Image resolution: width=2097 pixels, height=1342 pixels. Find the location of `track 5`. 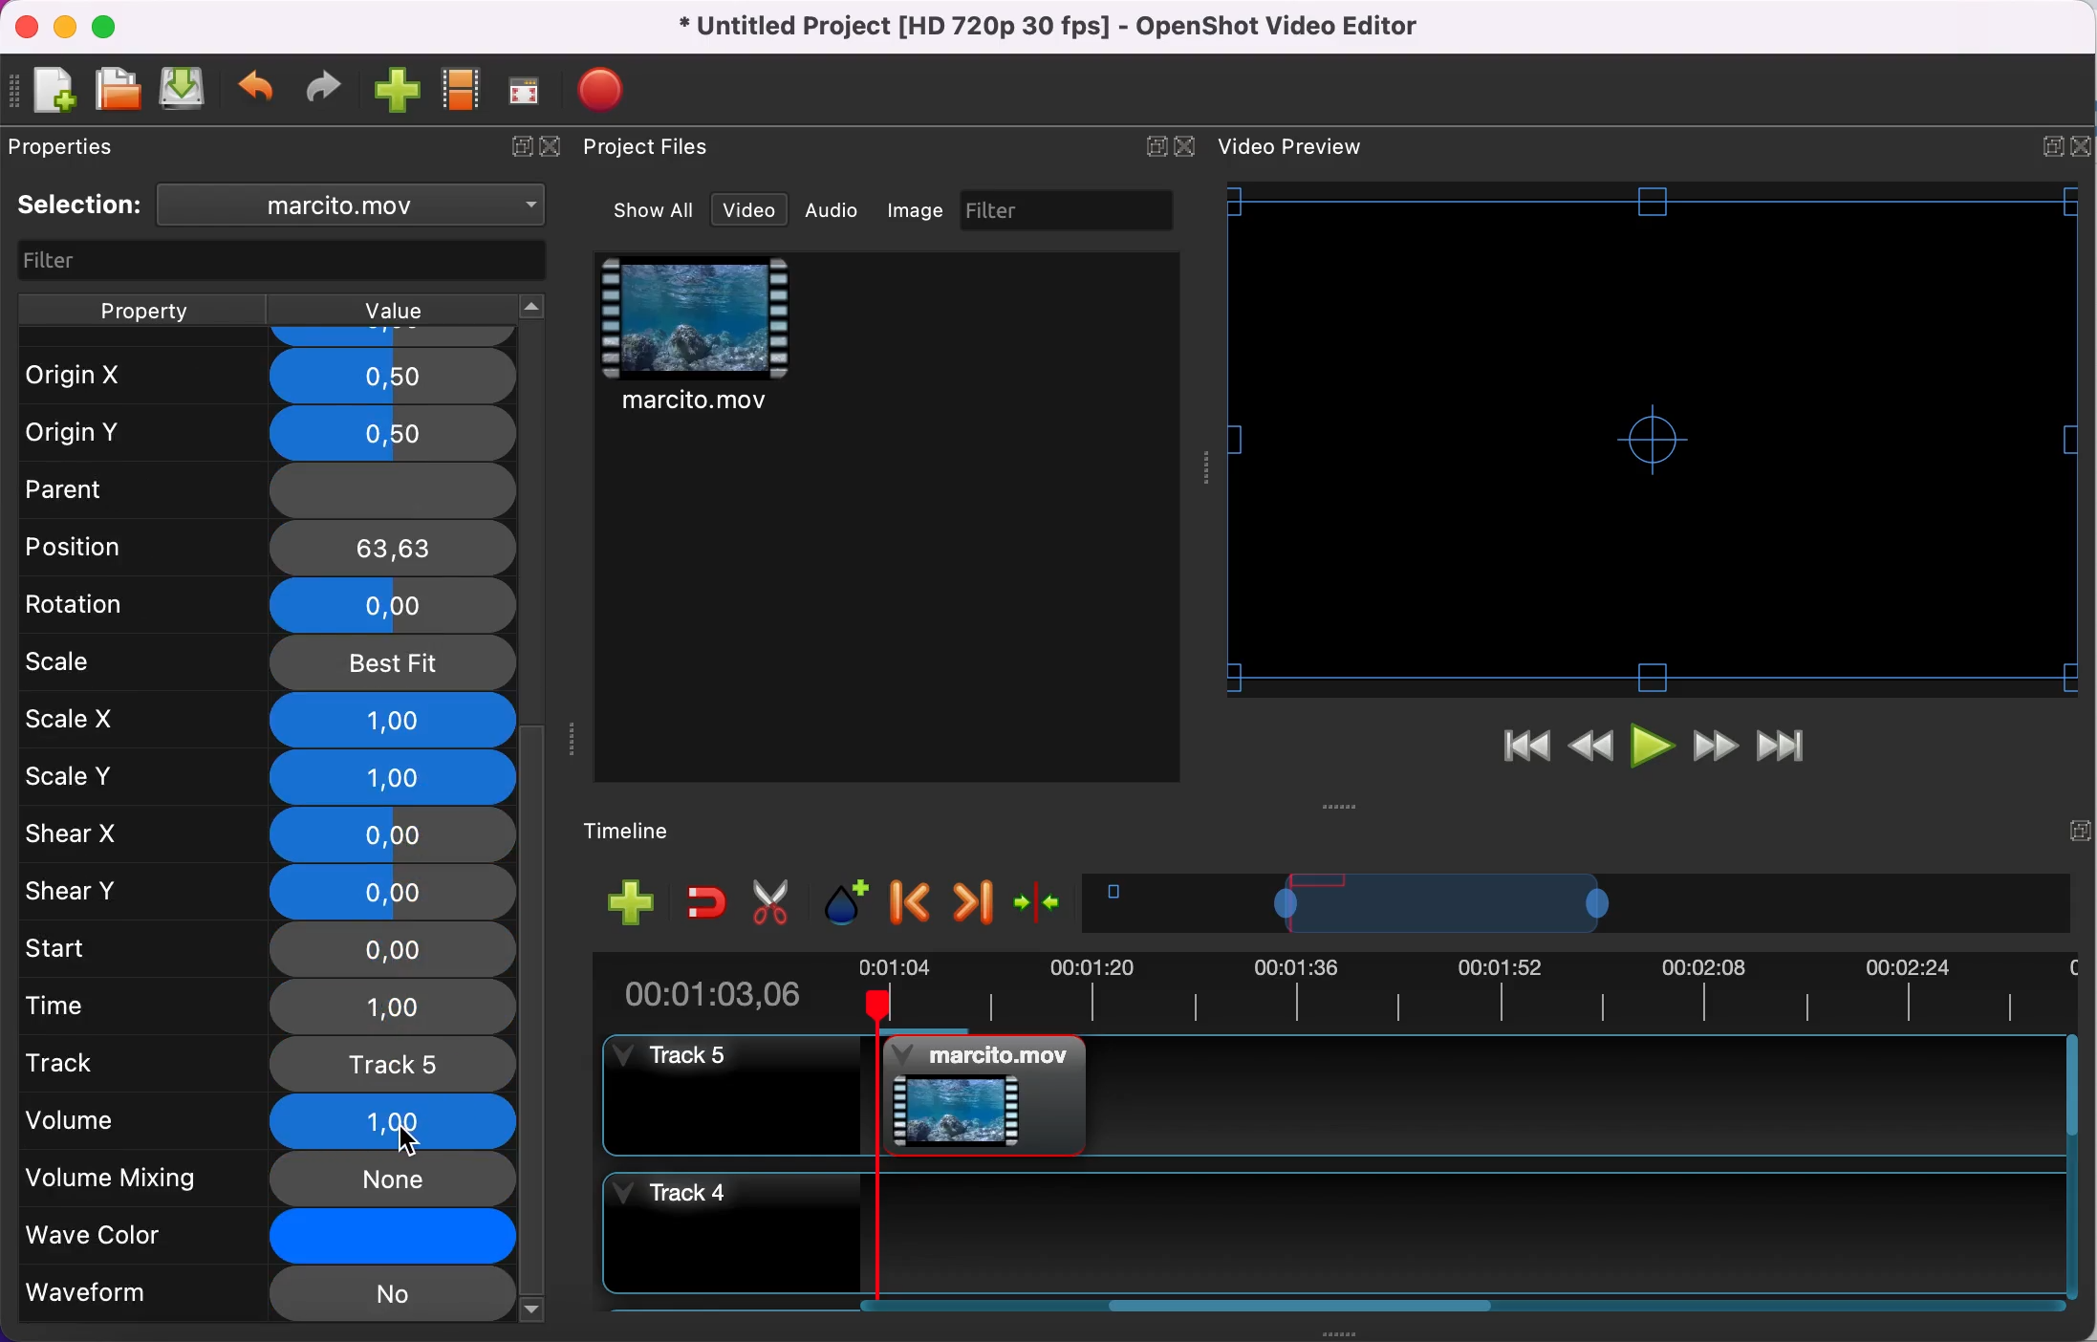

track 5 is located at coordinates (269, 1063).